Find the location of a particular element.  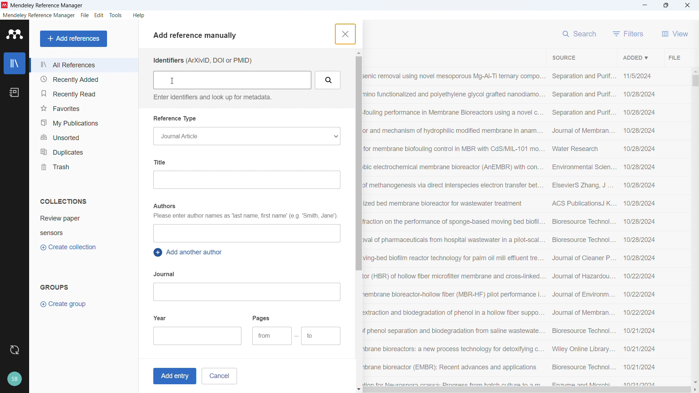

 Scroll up is located at coordinates (358, 53).